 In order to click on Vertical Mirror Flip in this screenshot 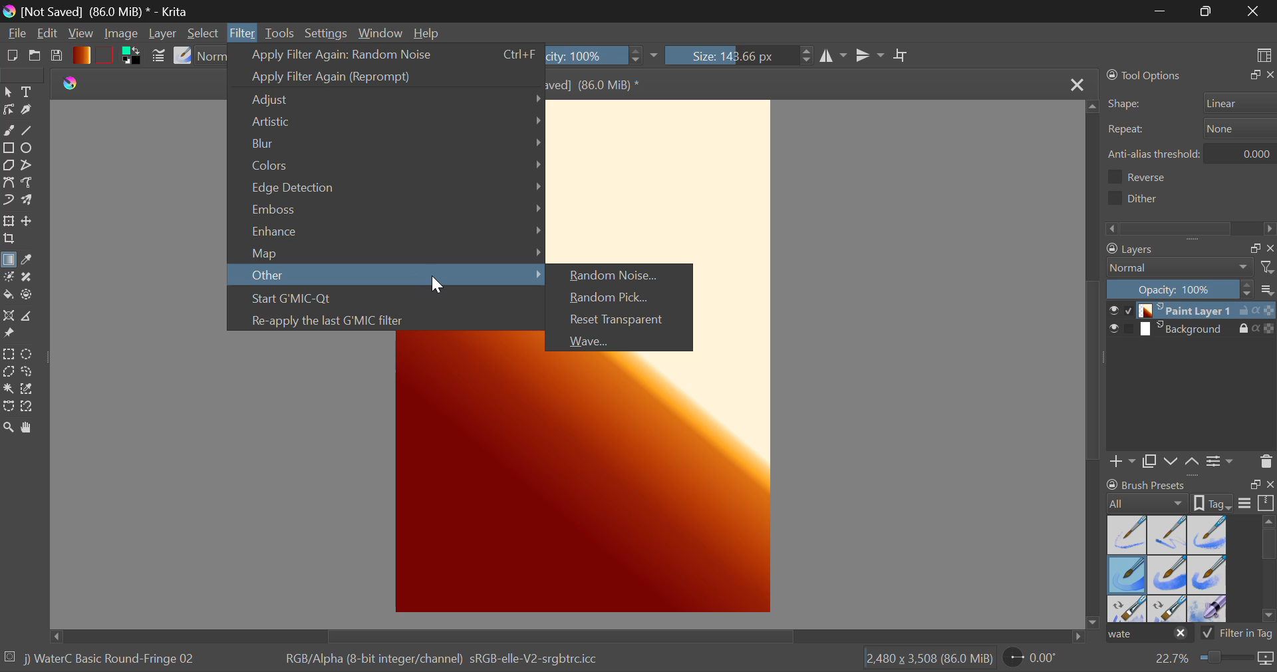, I will do `click(833, 58)`.